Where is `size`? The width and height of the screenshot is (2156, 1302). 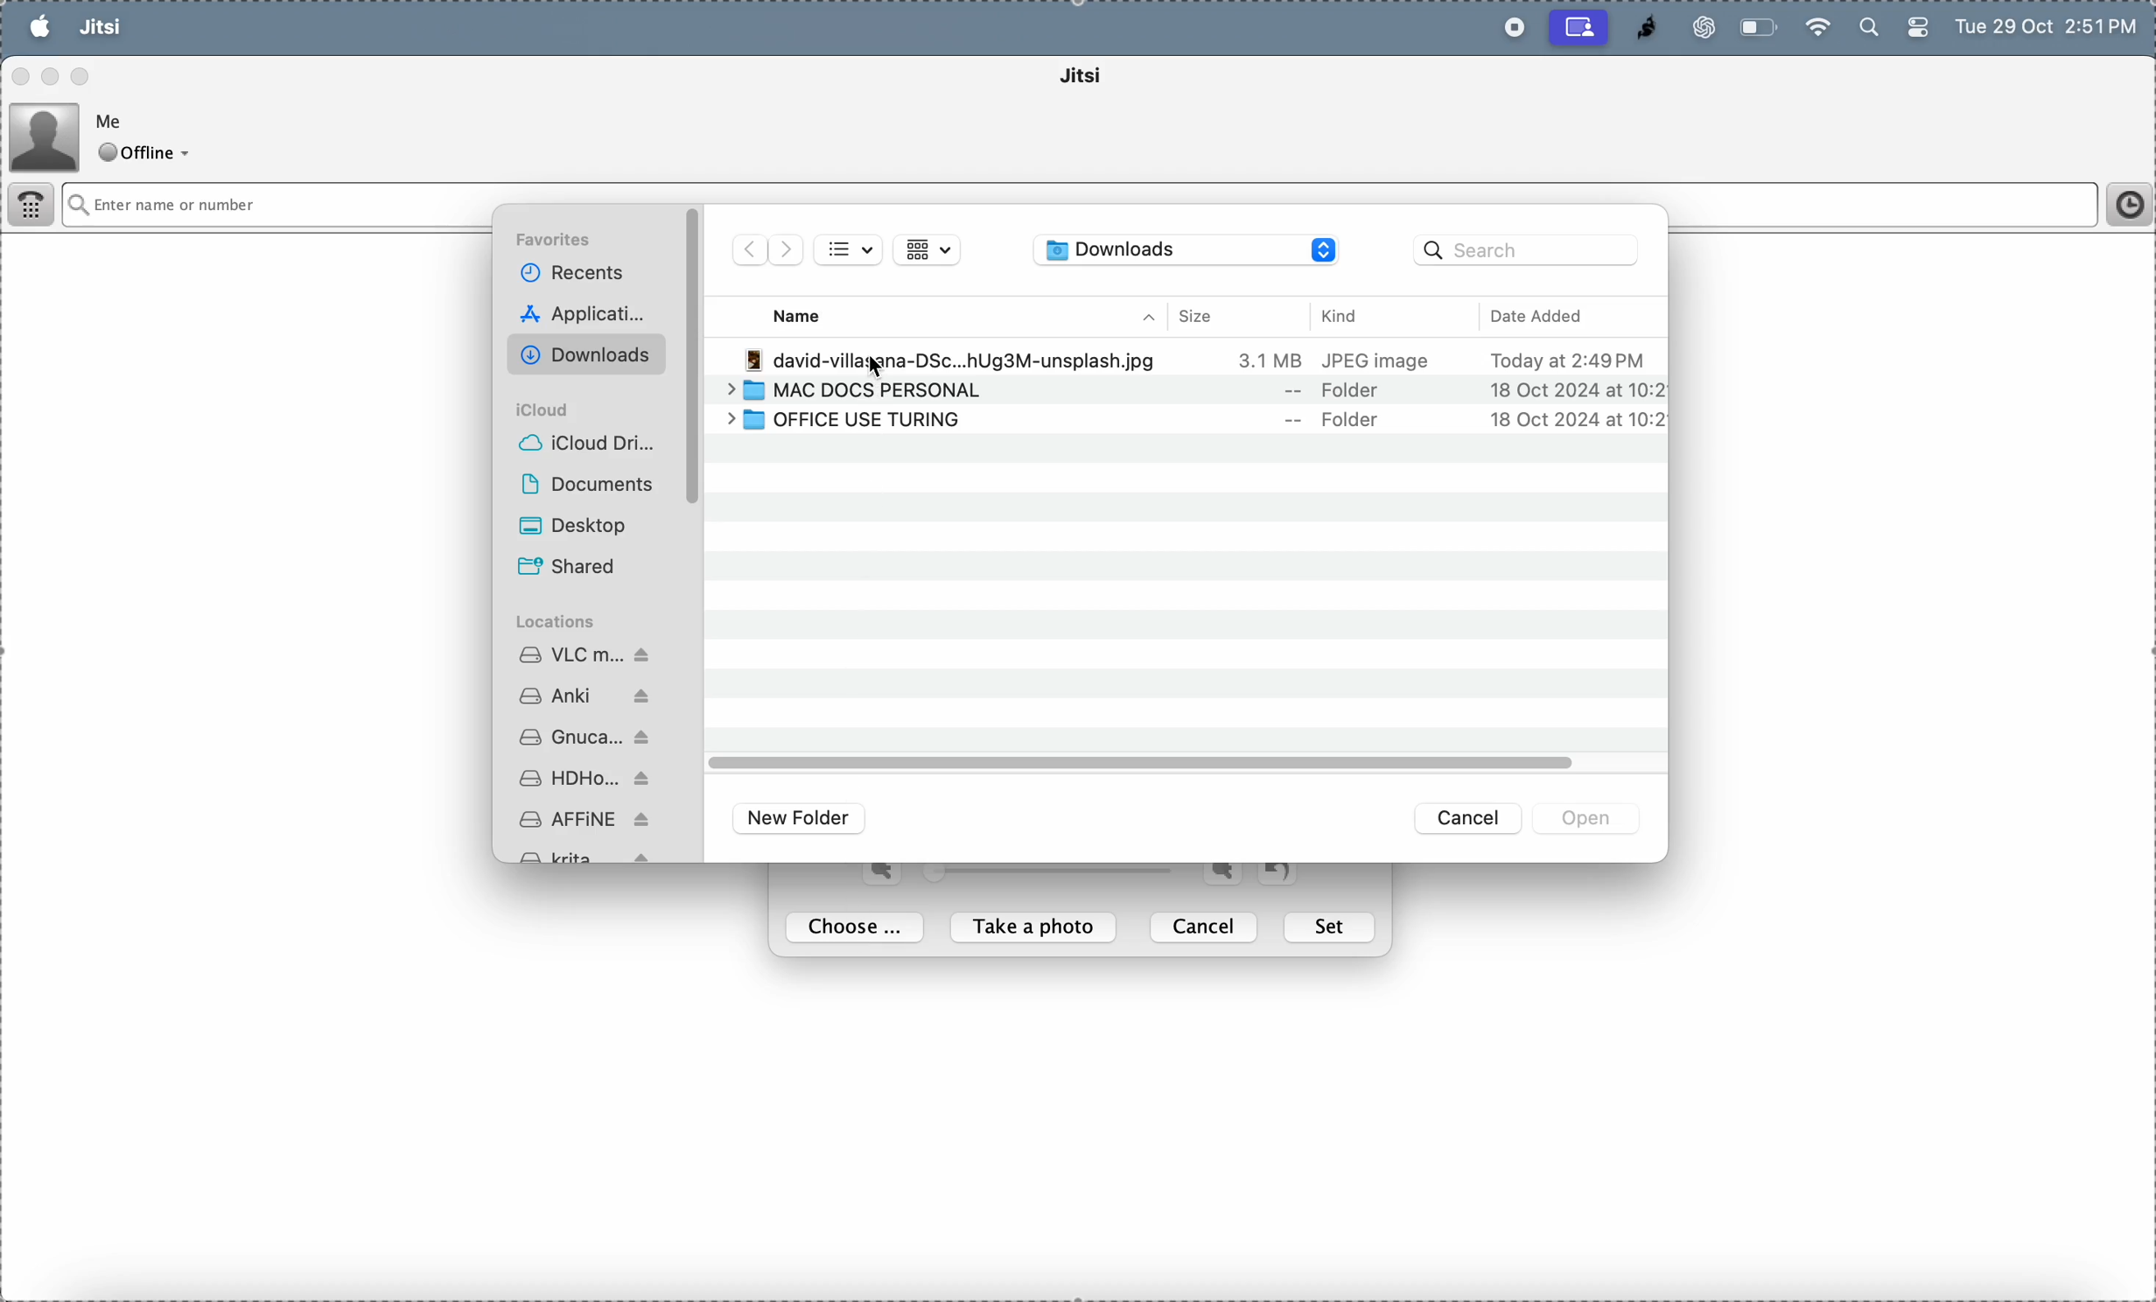 size is located at coordinates (1210, 316).